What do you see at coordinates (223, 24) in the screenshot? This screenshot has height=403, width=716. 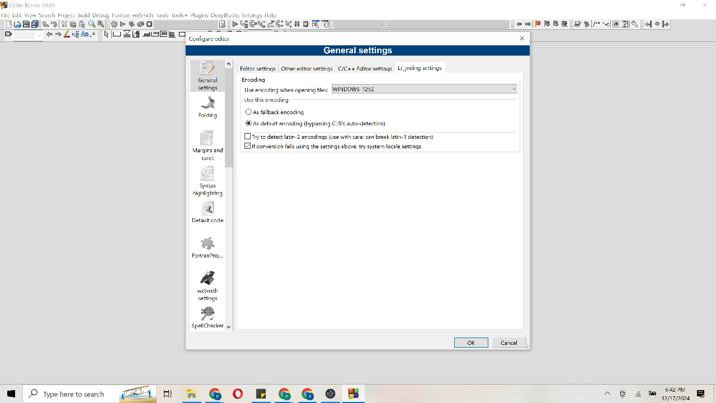 I see `Note` at bounding box center [223, 24].